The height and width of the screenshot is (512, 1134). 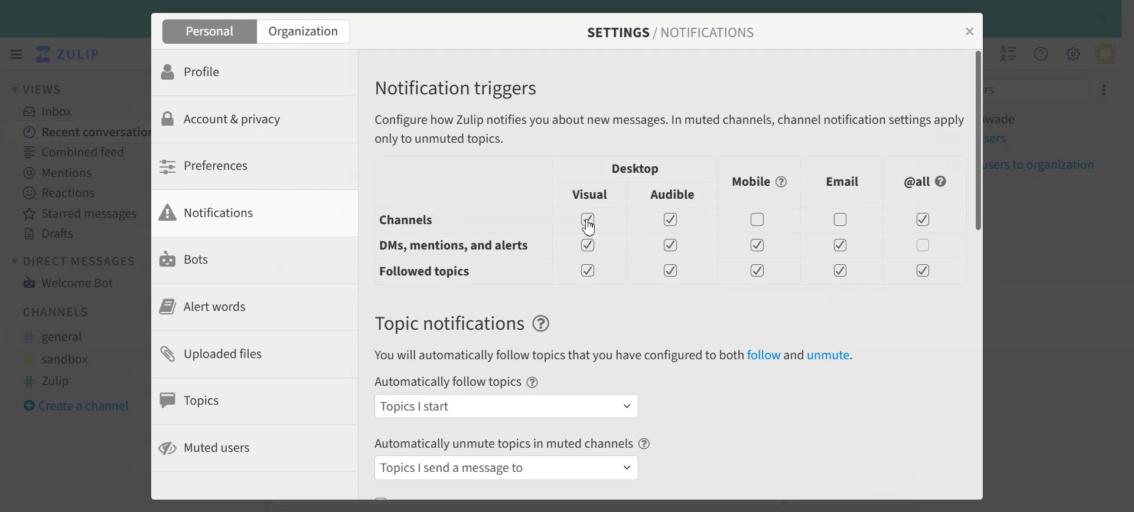 What do you see at coordinates (69, 281) in the screenshot?
I see `Welcome Bot` at bounding box center [69, 281].